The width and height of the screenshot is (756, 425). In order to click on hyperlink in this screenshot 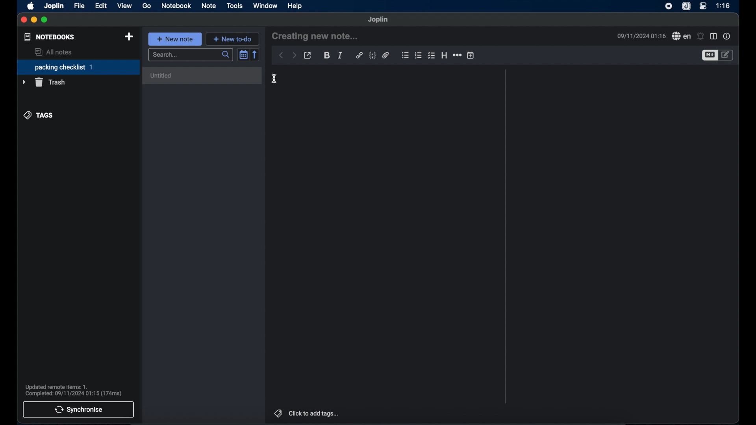, I will do `click(359, 55)`.